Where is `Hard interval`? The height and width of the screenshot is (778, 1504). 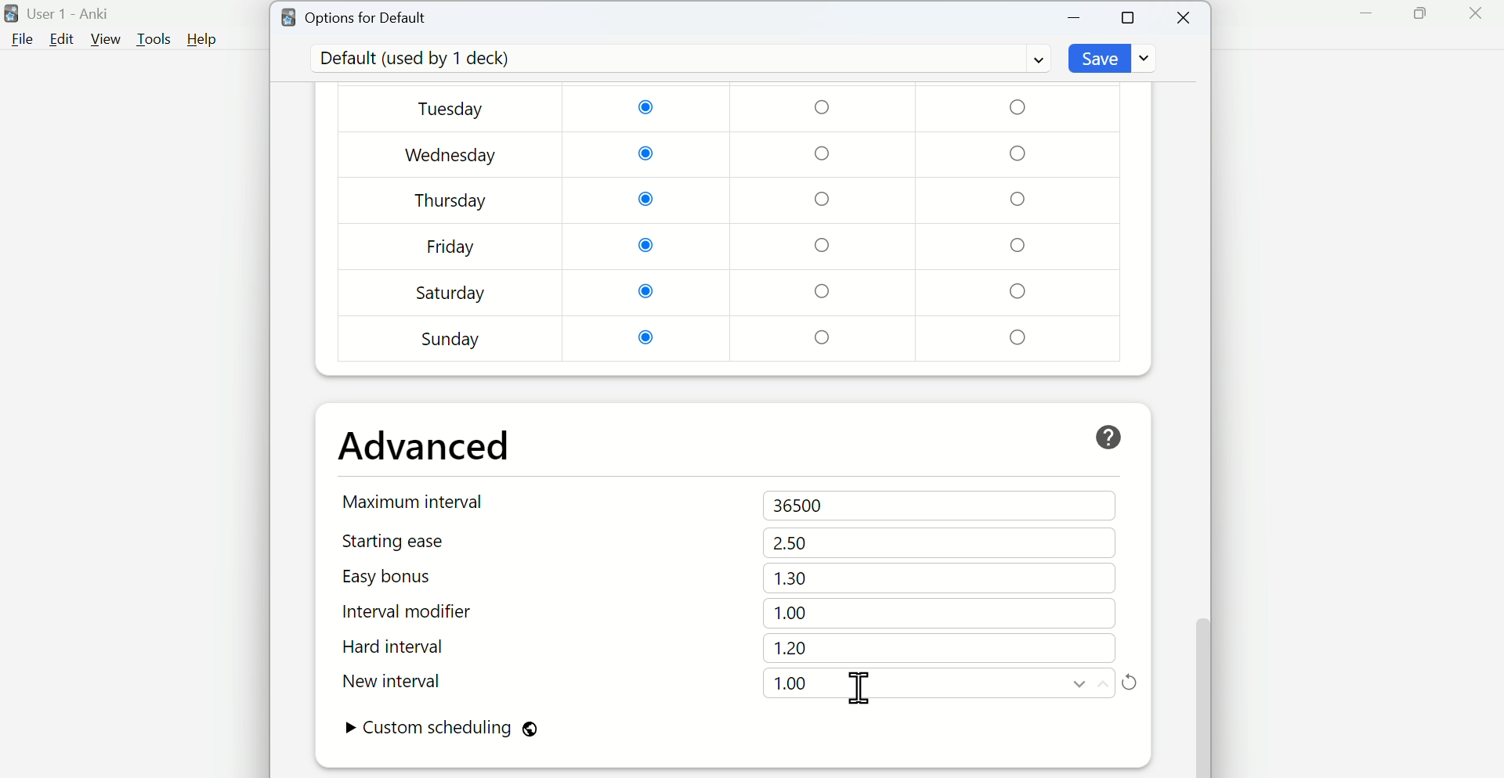 Hard interval is located at coordinates (413, 649).